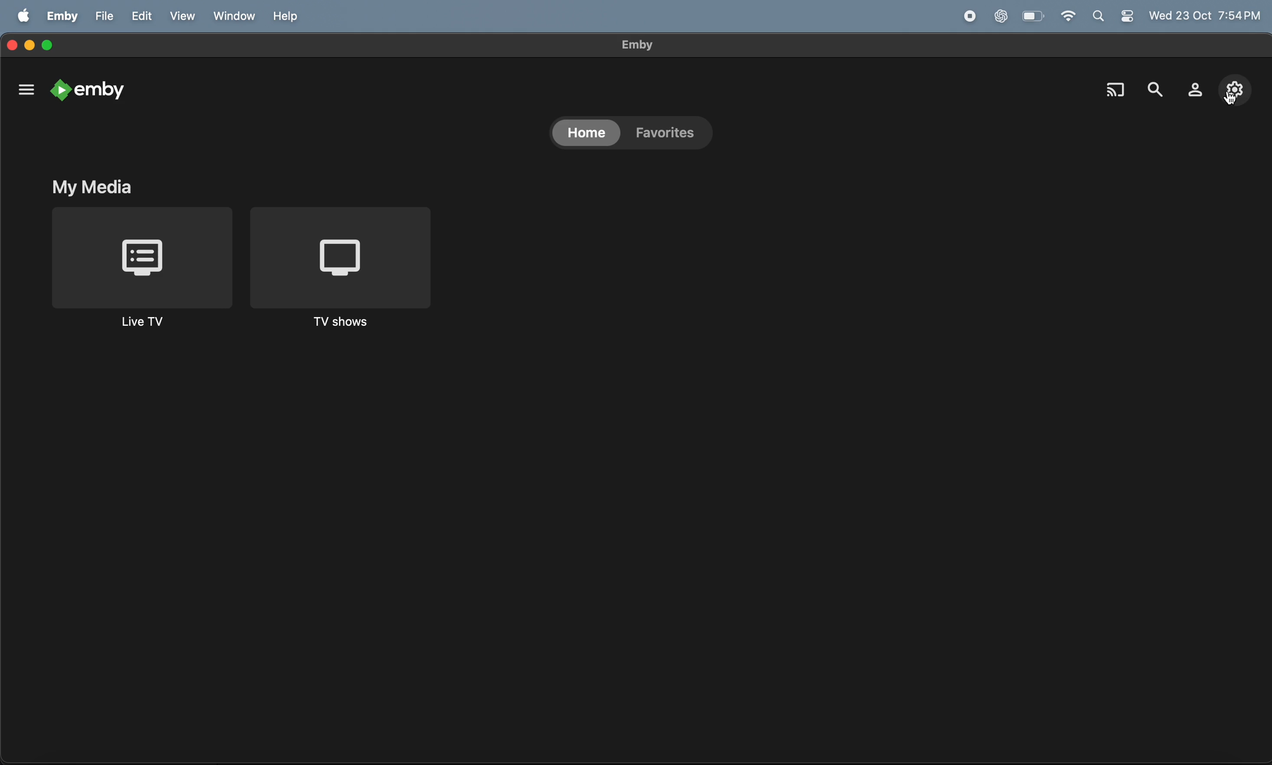 Image resolution: width=1272 pixels, height=765 pixels. I want to click on wifi, so click(1068, 17).